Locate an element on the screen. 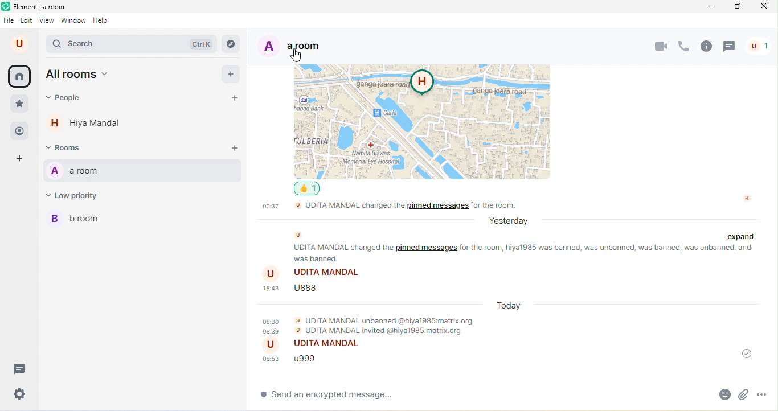  all rooms is located at coordinates (80, 76).